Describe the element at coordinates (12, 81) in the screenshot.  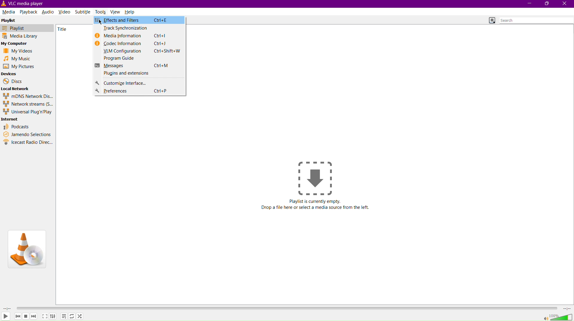
I see `Discs` at that location.